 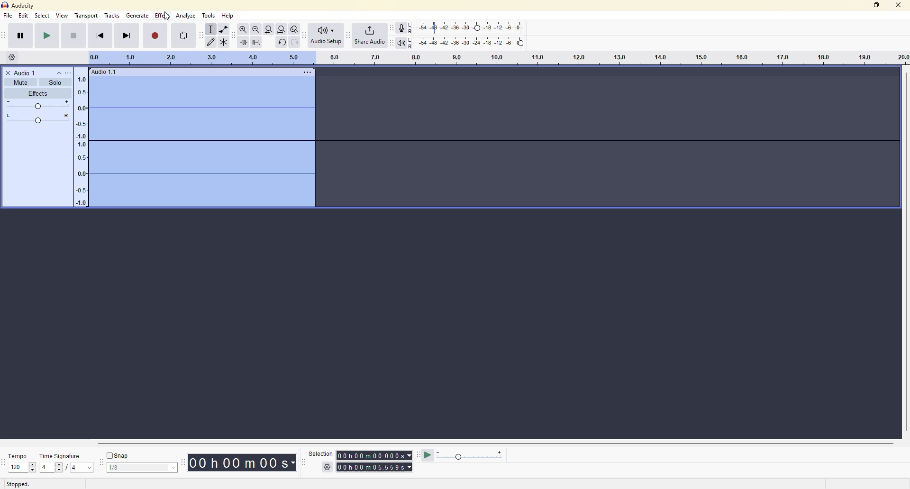 What do you see at coordinates (319, 453) in the screenshot?
I see `selection` at bounding box center [319, 453].